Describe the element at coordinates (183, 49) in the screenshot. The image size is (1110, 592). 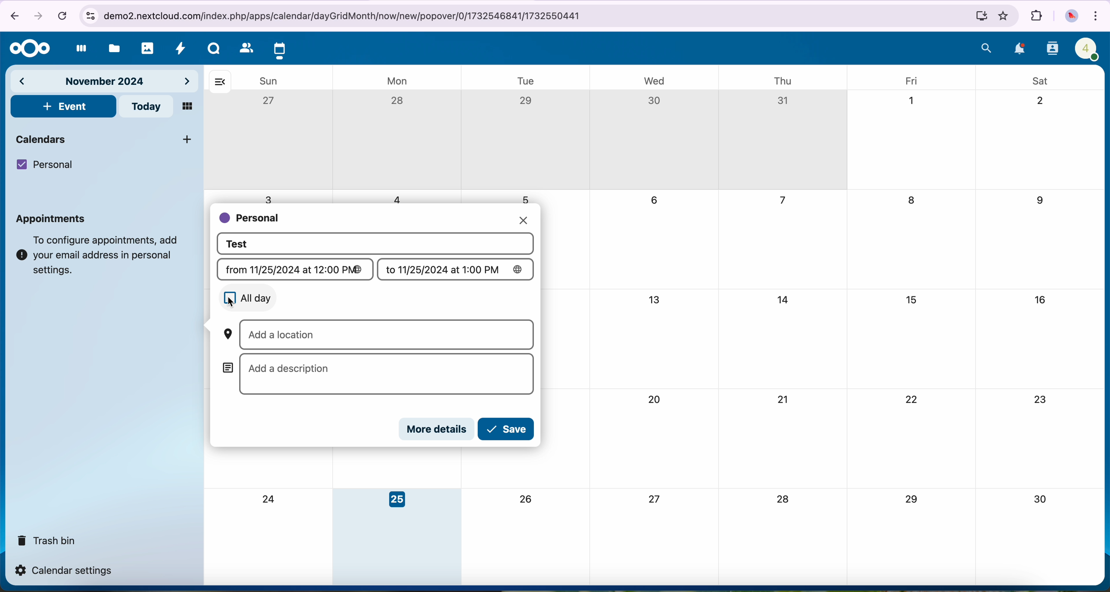
I see `activity` at that location.